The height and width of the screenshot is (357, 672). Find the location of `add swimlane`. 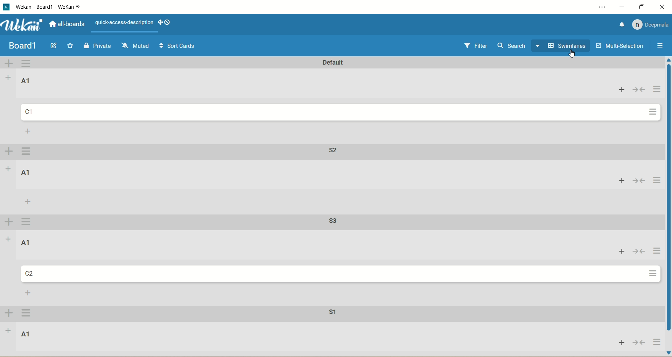

add swimlane is located at coordinates (9, 222).